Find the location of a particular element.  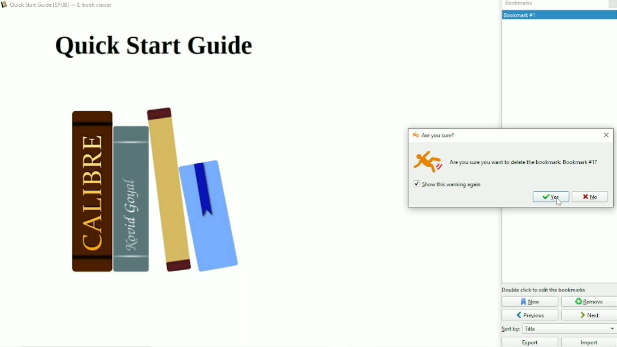

logo is located at coordinates (416, 135).